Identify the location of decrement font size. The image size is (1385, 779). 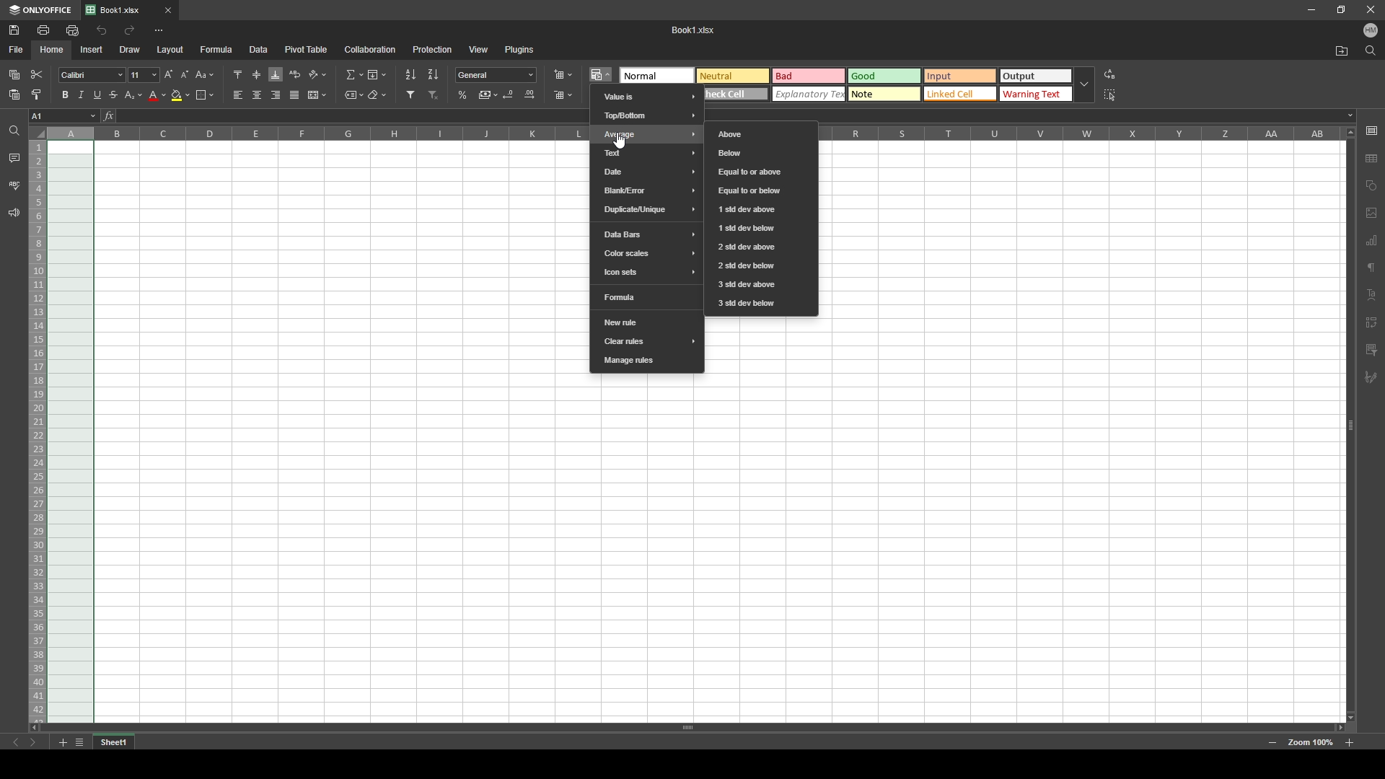
(185, 74).